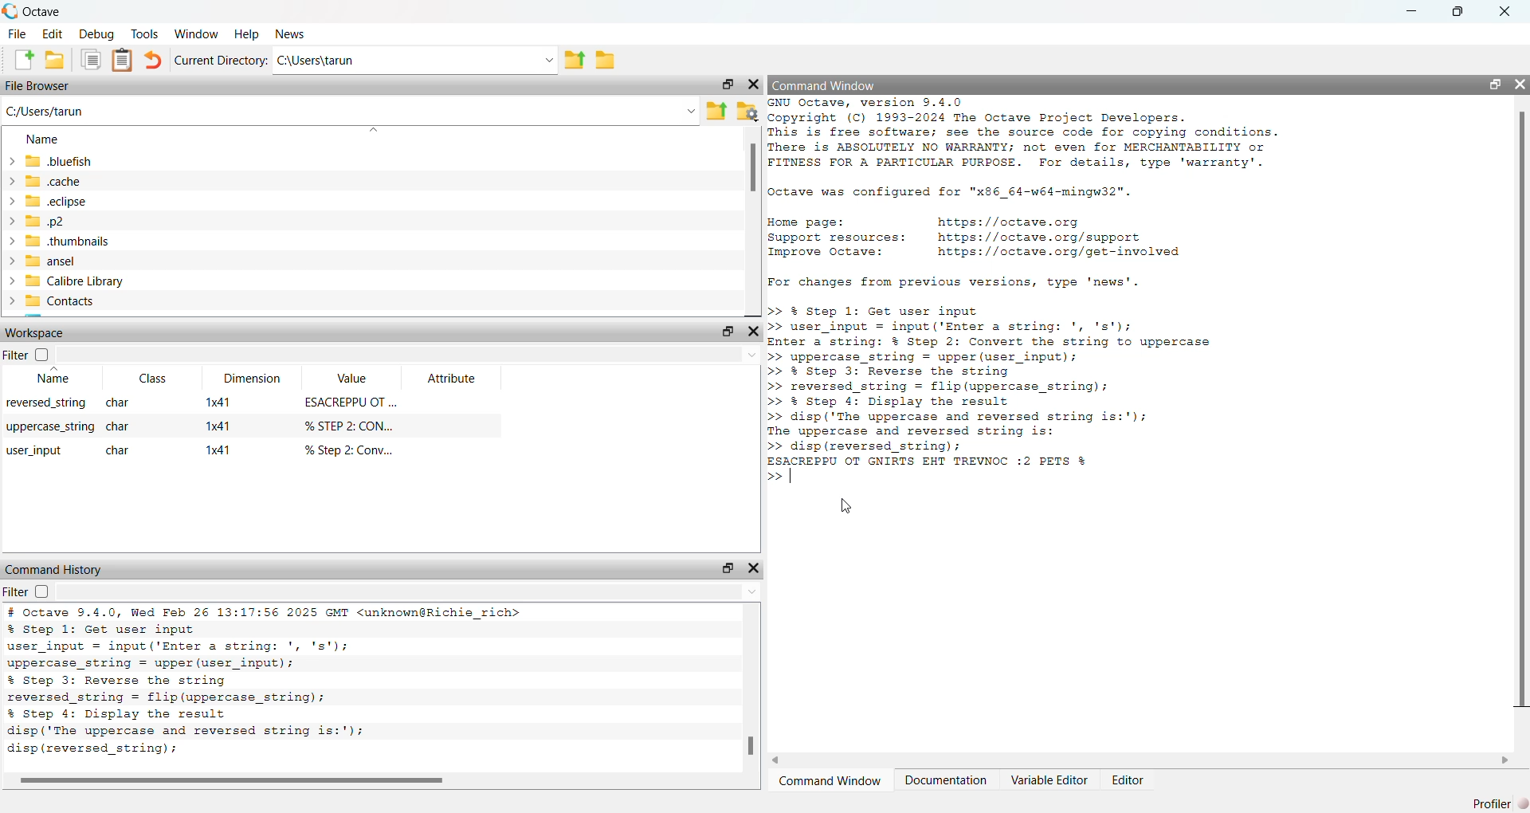  Describe the element at coordinates (54, 568) in the screenshot. I see `command history` at that location.